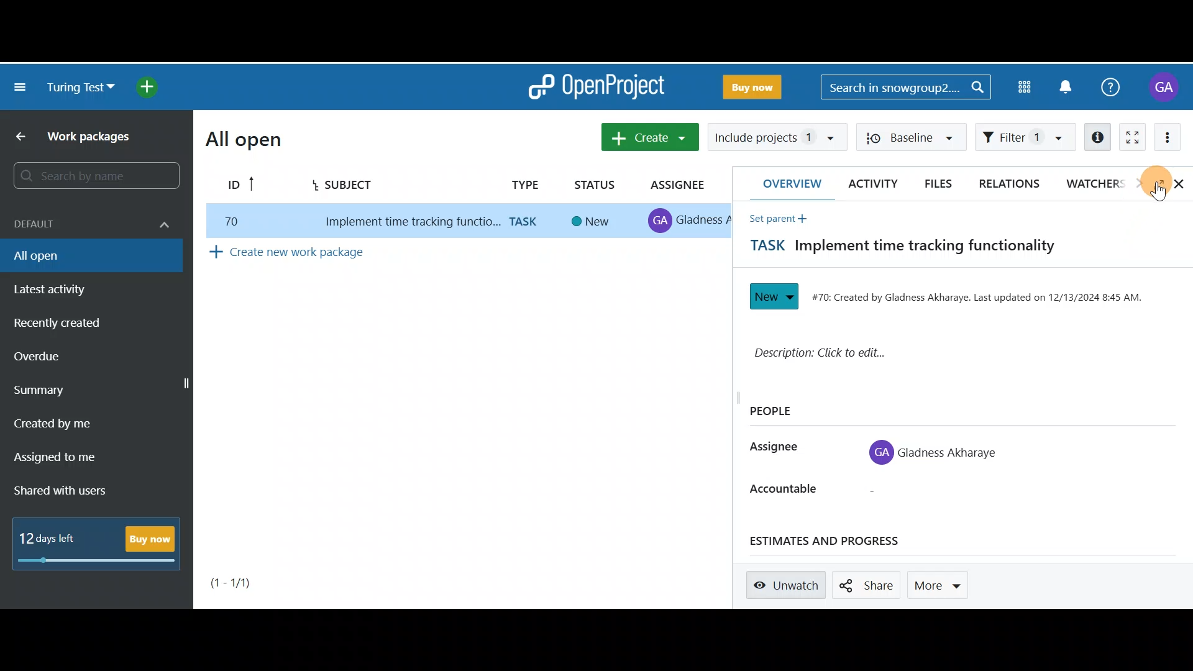 The width and height of the screenshot is (1193, 671). What do you see at coordinates (877, 186) in the screenshot?
I see `Activity` at bounding box center [877, 186].